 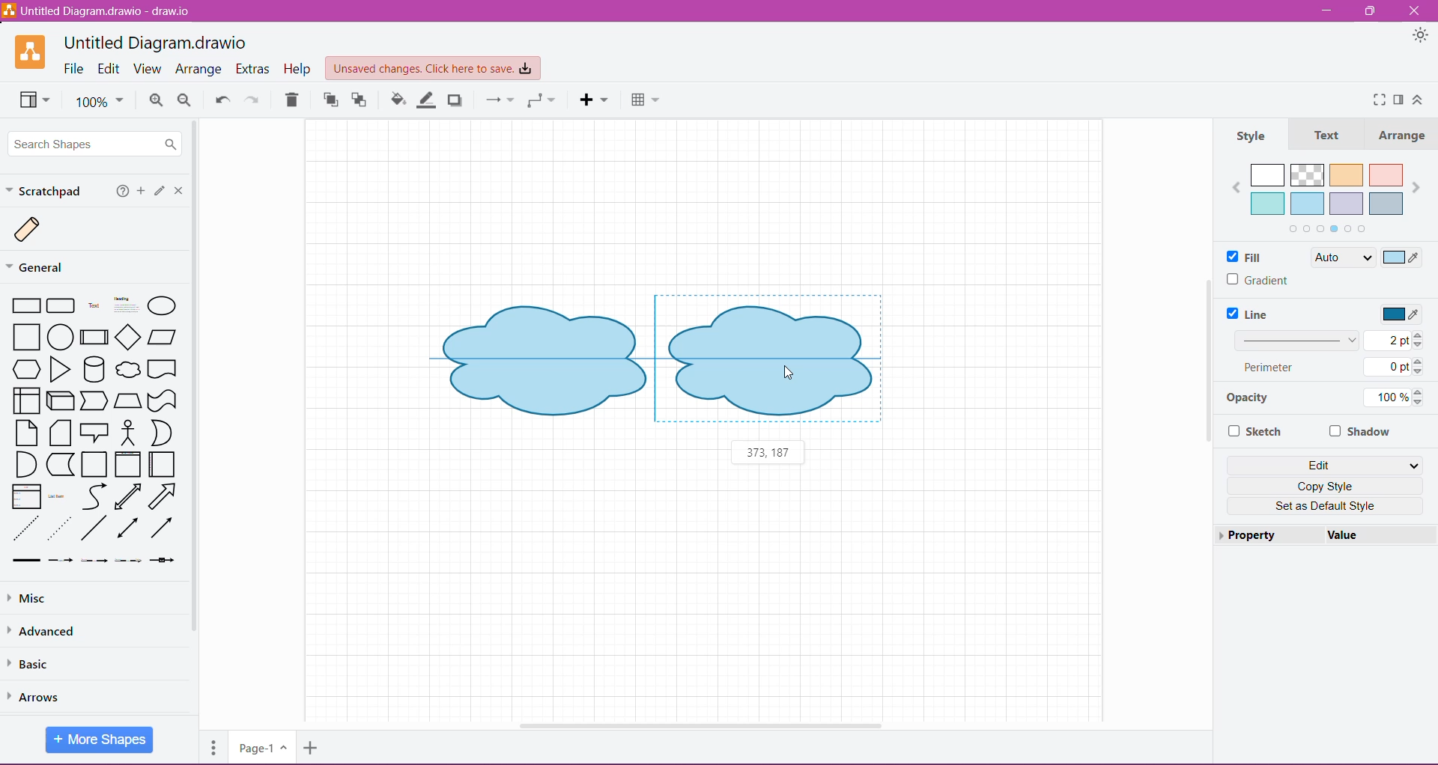 I want to click on Shadow, so click(x=1361, y=432).